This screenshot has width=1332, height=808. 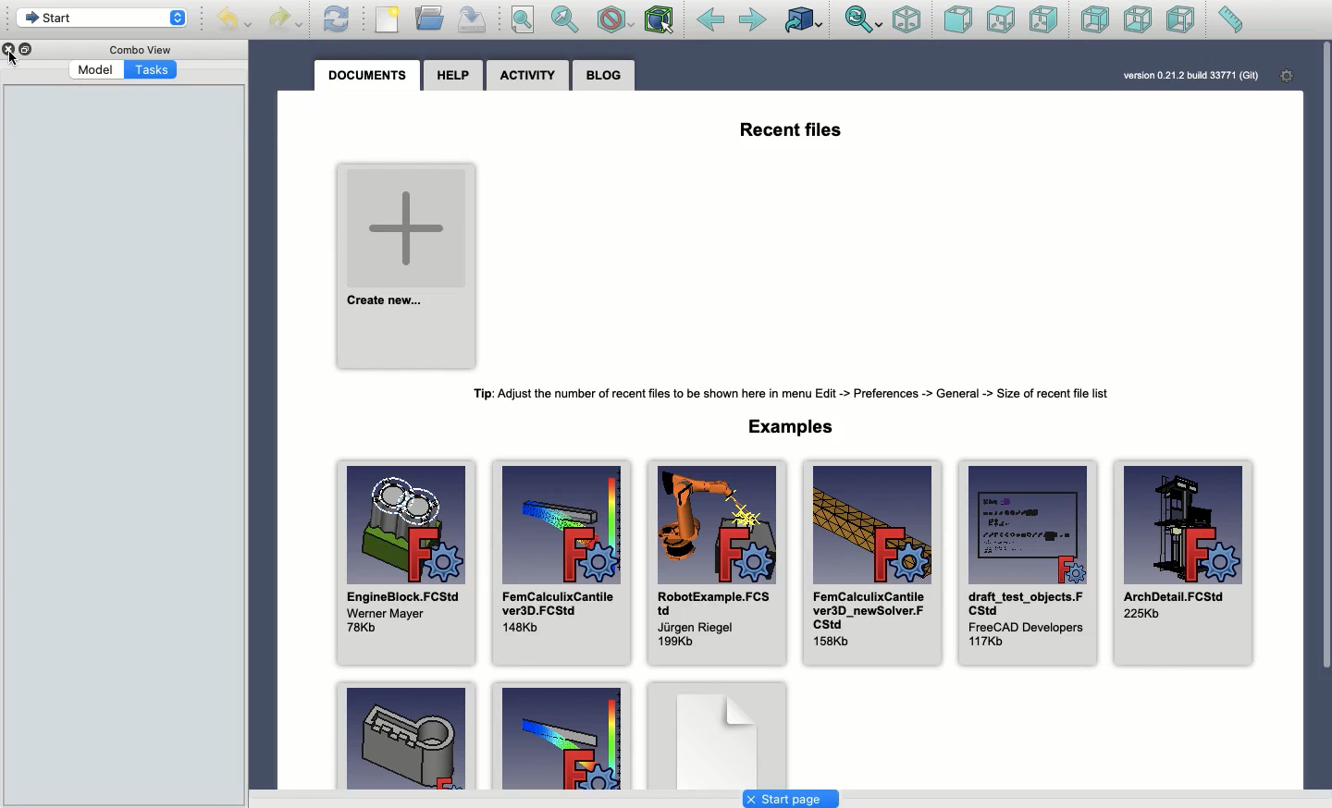 I want to click on Start page, so click(x=791, y=799).